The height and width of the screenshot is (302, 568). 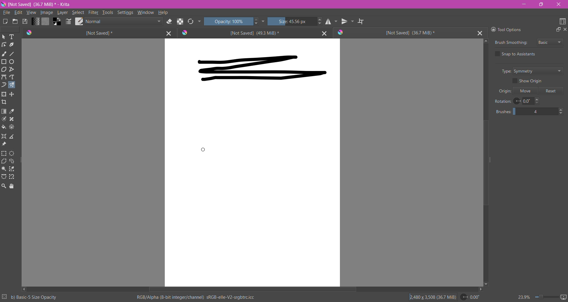 What do you see at coordinates (4, 177) in the screenshot?
I see `Bezier Curve Selection Tool` at bounding box center [4, 177].